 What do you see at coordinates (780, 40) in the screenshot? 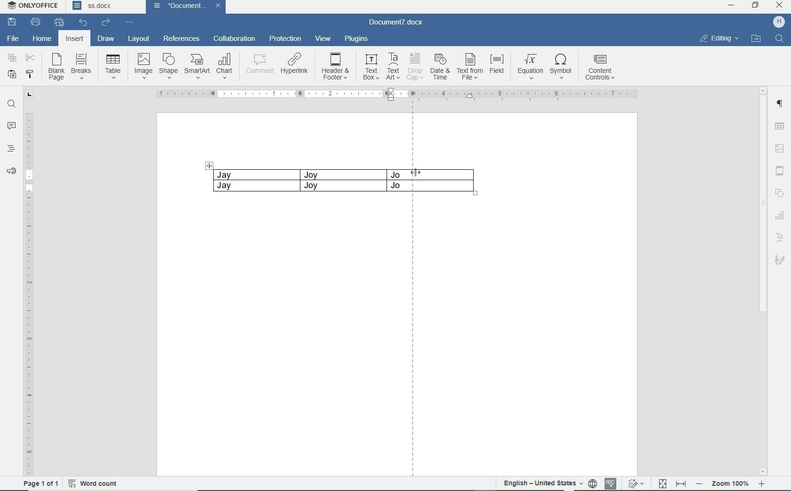
I see `FIND` at bounding box center [780, 40].